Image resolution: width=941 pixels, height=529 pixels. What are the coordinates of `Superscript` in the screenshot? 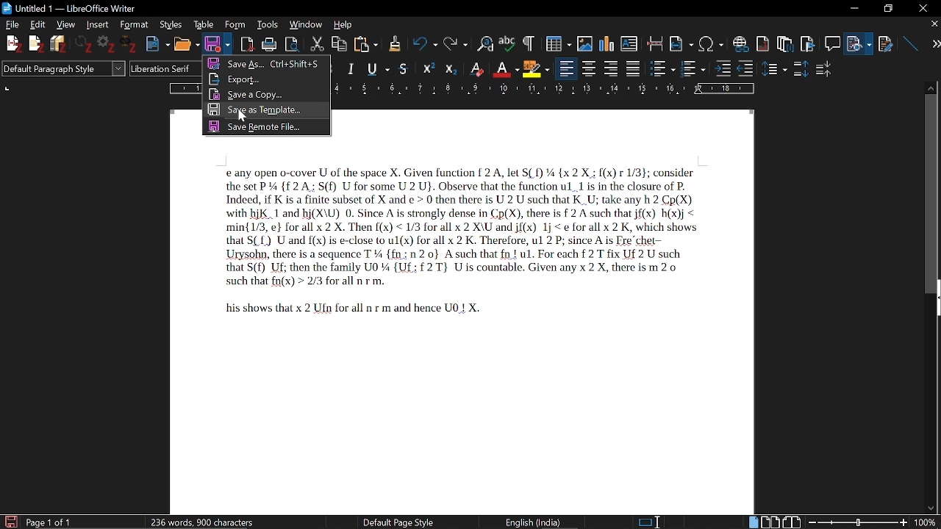 It's located at (476, 68).